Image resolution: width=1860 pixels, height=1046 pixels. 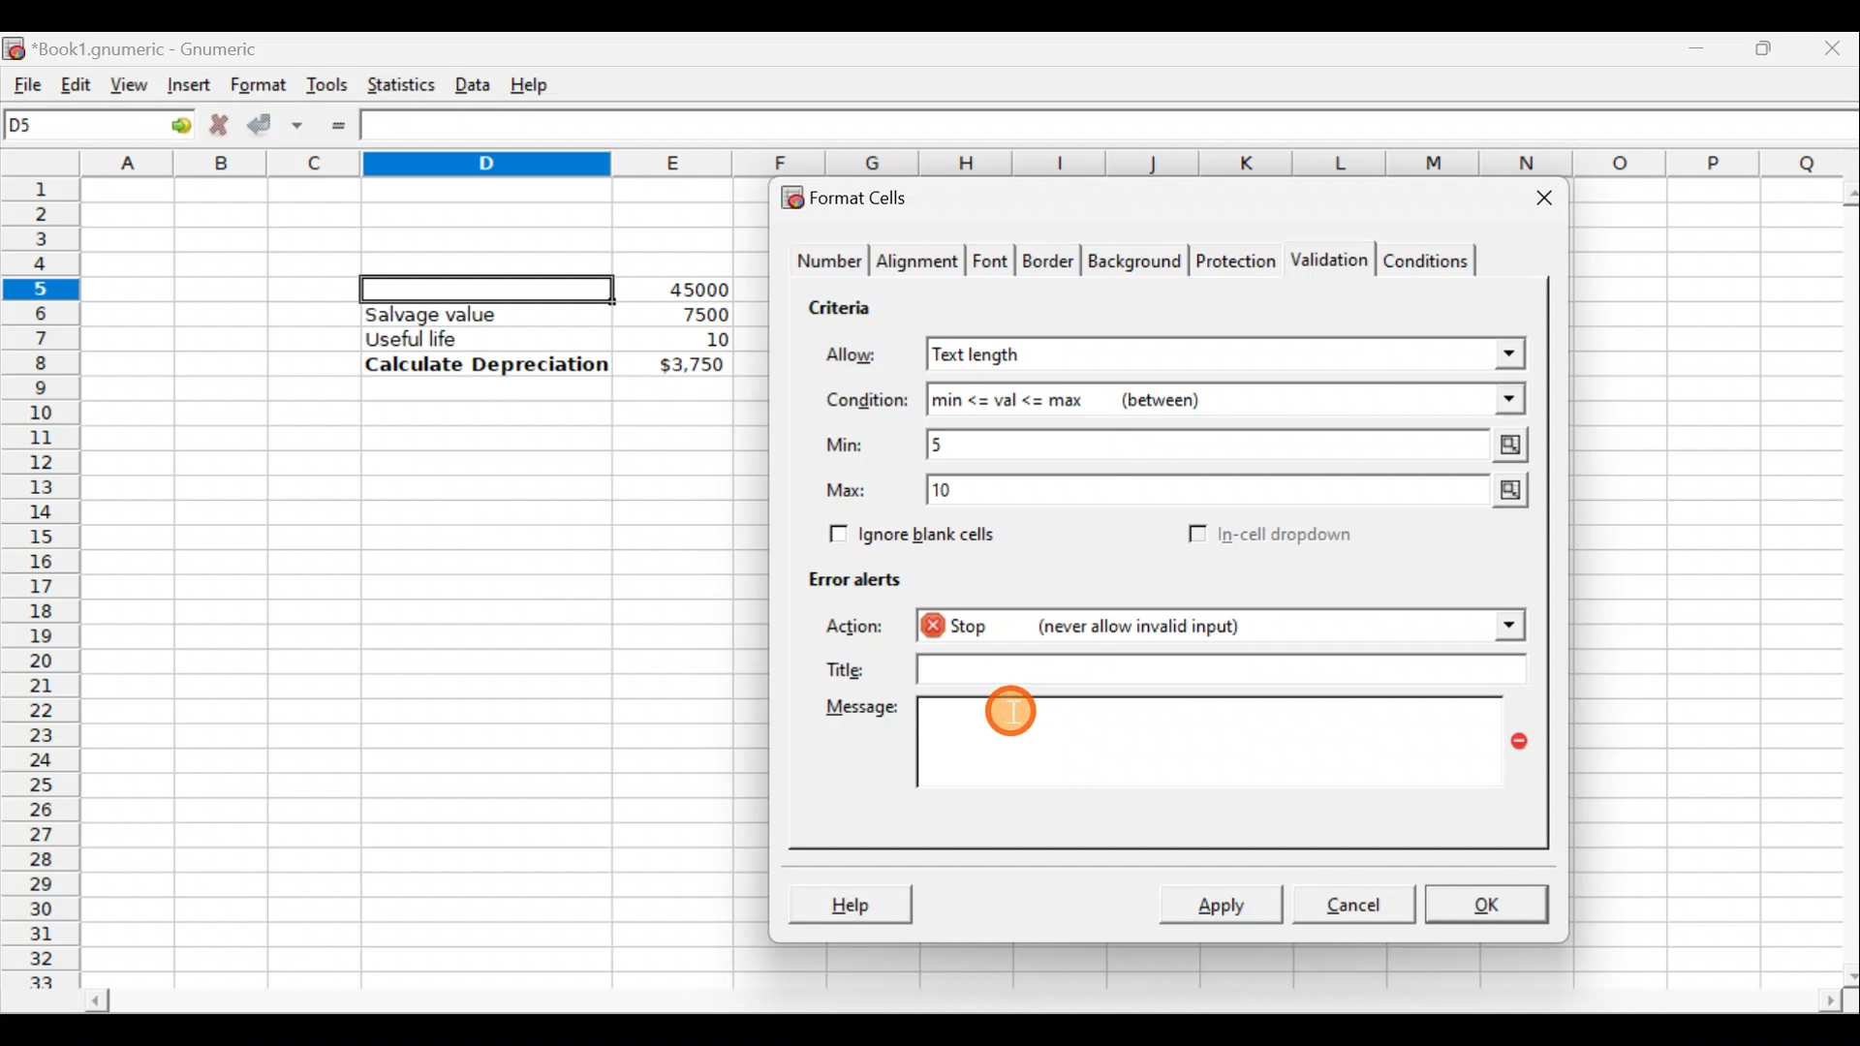 I want to click on Useful life, so click(x=476, y=338).